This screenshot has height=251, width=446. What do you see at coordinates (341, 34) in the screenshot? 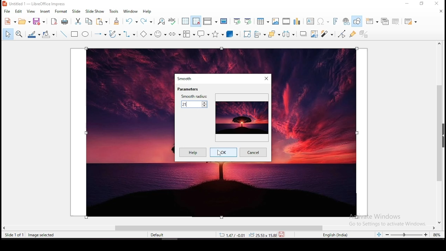
I see `toggle point edit mode` at bounding box center [341, 34].